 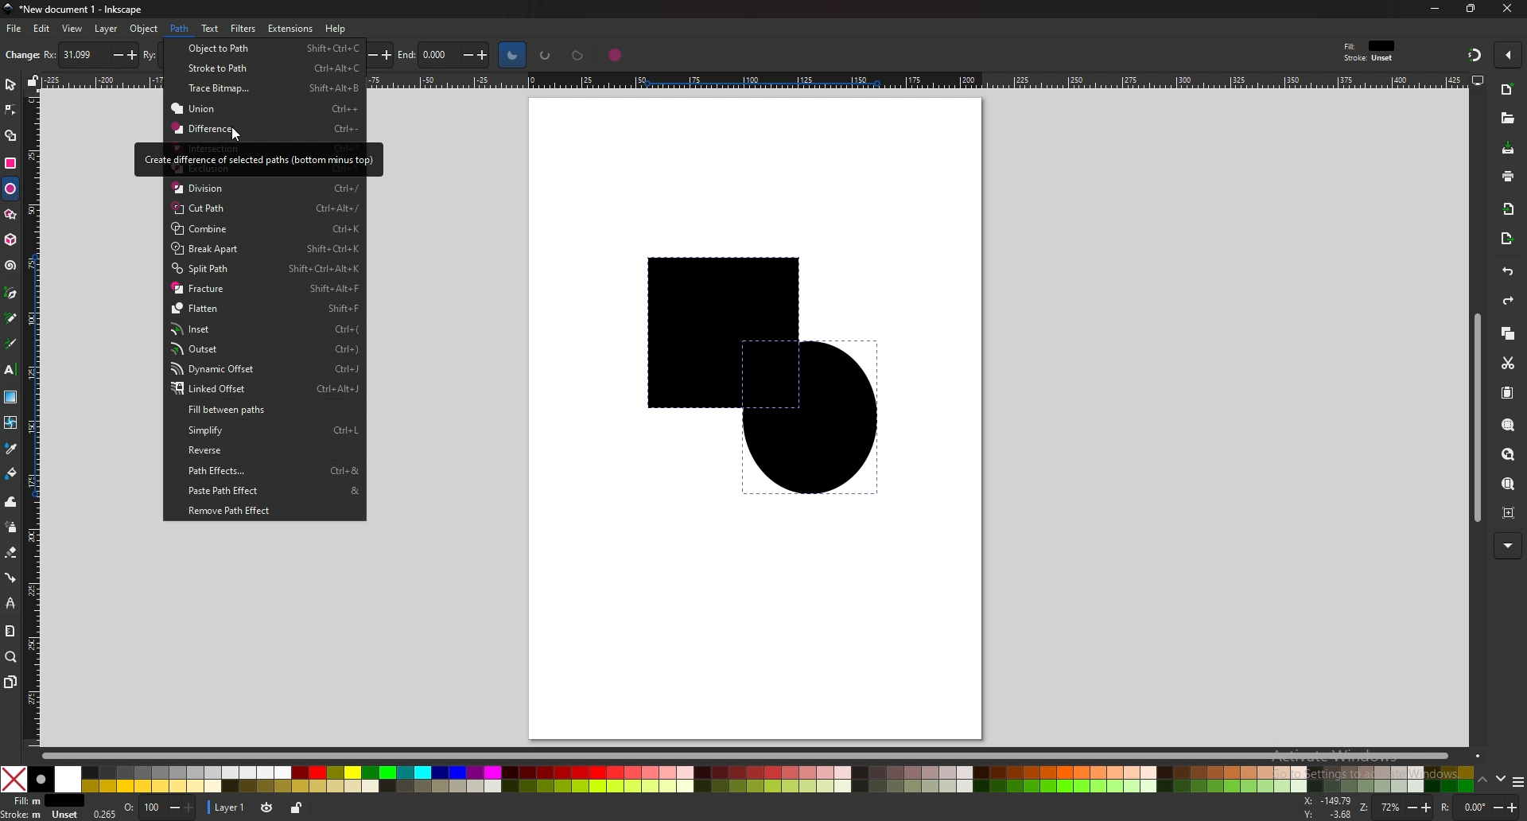 What do you see at coordinates (1510, 484) in the screenshot?
I see `zoom page` at bounding box center [1510, 484].